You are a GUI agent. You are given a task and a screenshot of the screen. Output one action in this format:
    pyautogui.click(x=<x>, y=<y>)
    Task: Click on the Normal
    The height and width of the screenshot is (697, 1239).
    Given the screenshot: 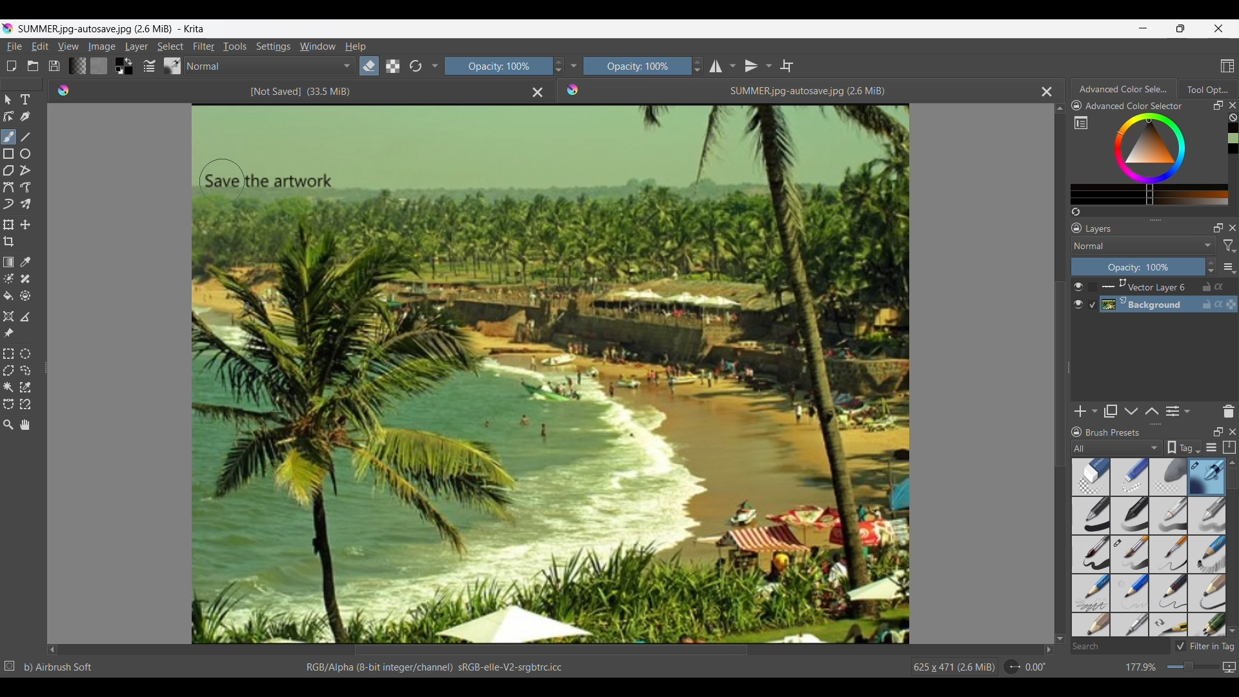 What is the action you would take?
    pyautogui.click(x=270, y=66)
    